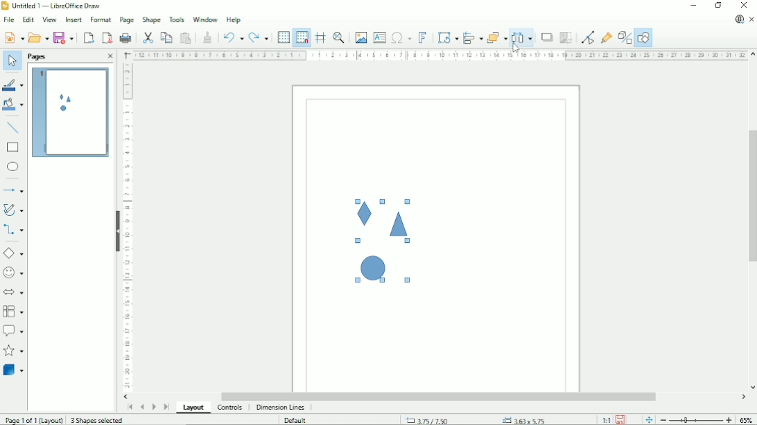  Describe the element at coordinates (12, 83) in the screenshot. I see `Line color` at that location.